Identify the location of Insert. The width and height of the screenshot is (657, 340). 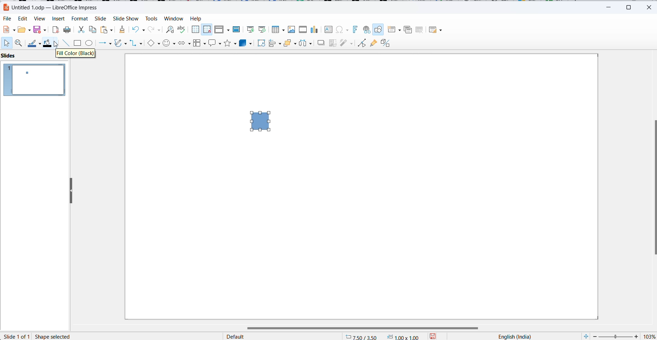
(58, 19).